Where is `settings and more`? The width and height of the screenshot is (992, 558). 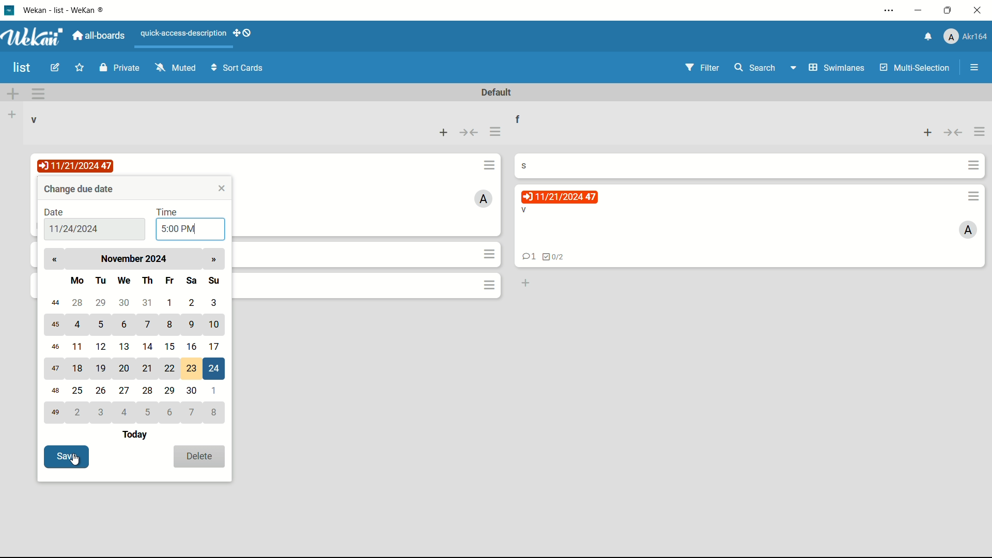
settings and more is located at coordinates (891, 10).